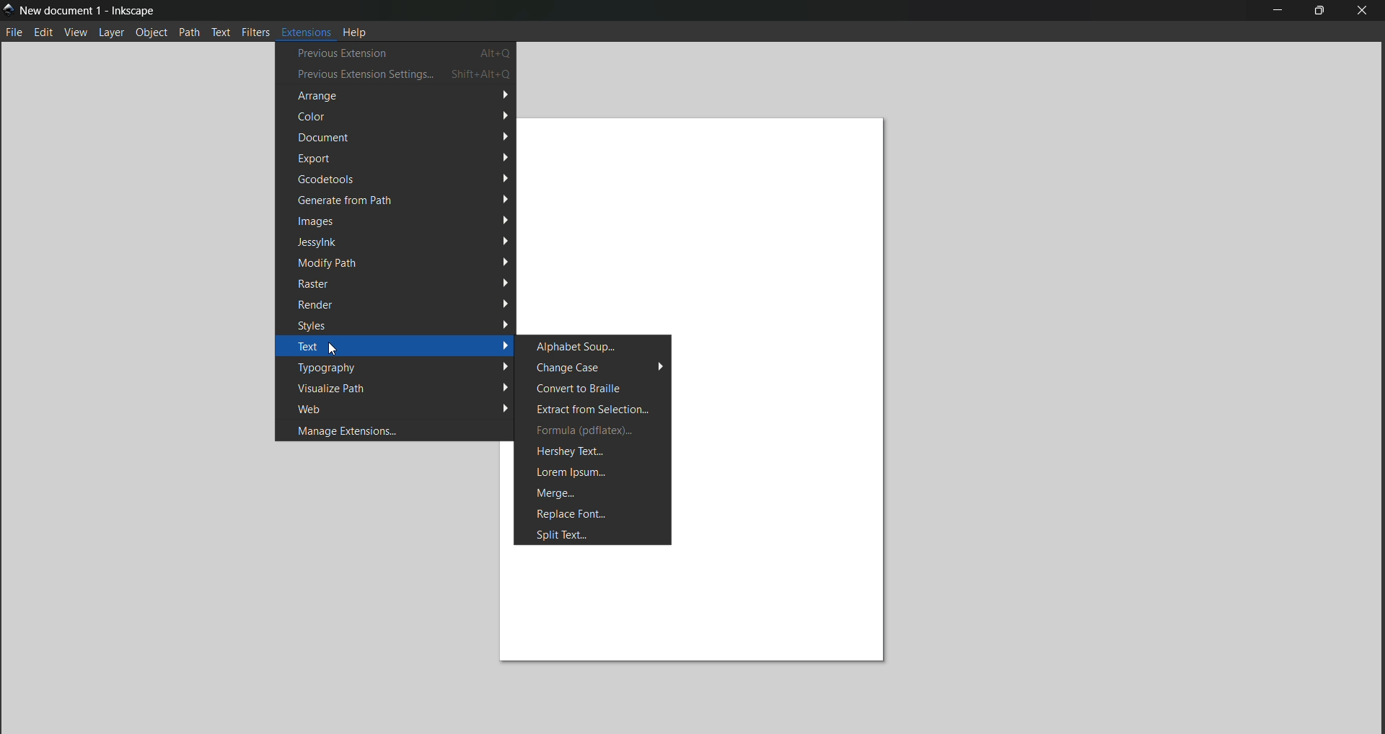  What do you see at coordinates (76, 33) in the screenshot?
I see `view` at bounding box center [76, 33].